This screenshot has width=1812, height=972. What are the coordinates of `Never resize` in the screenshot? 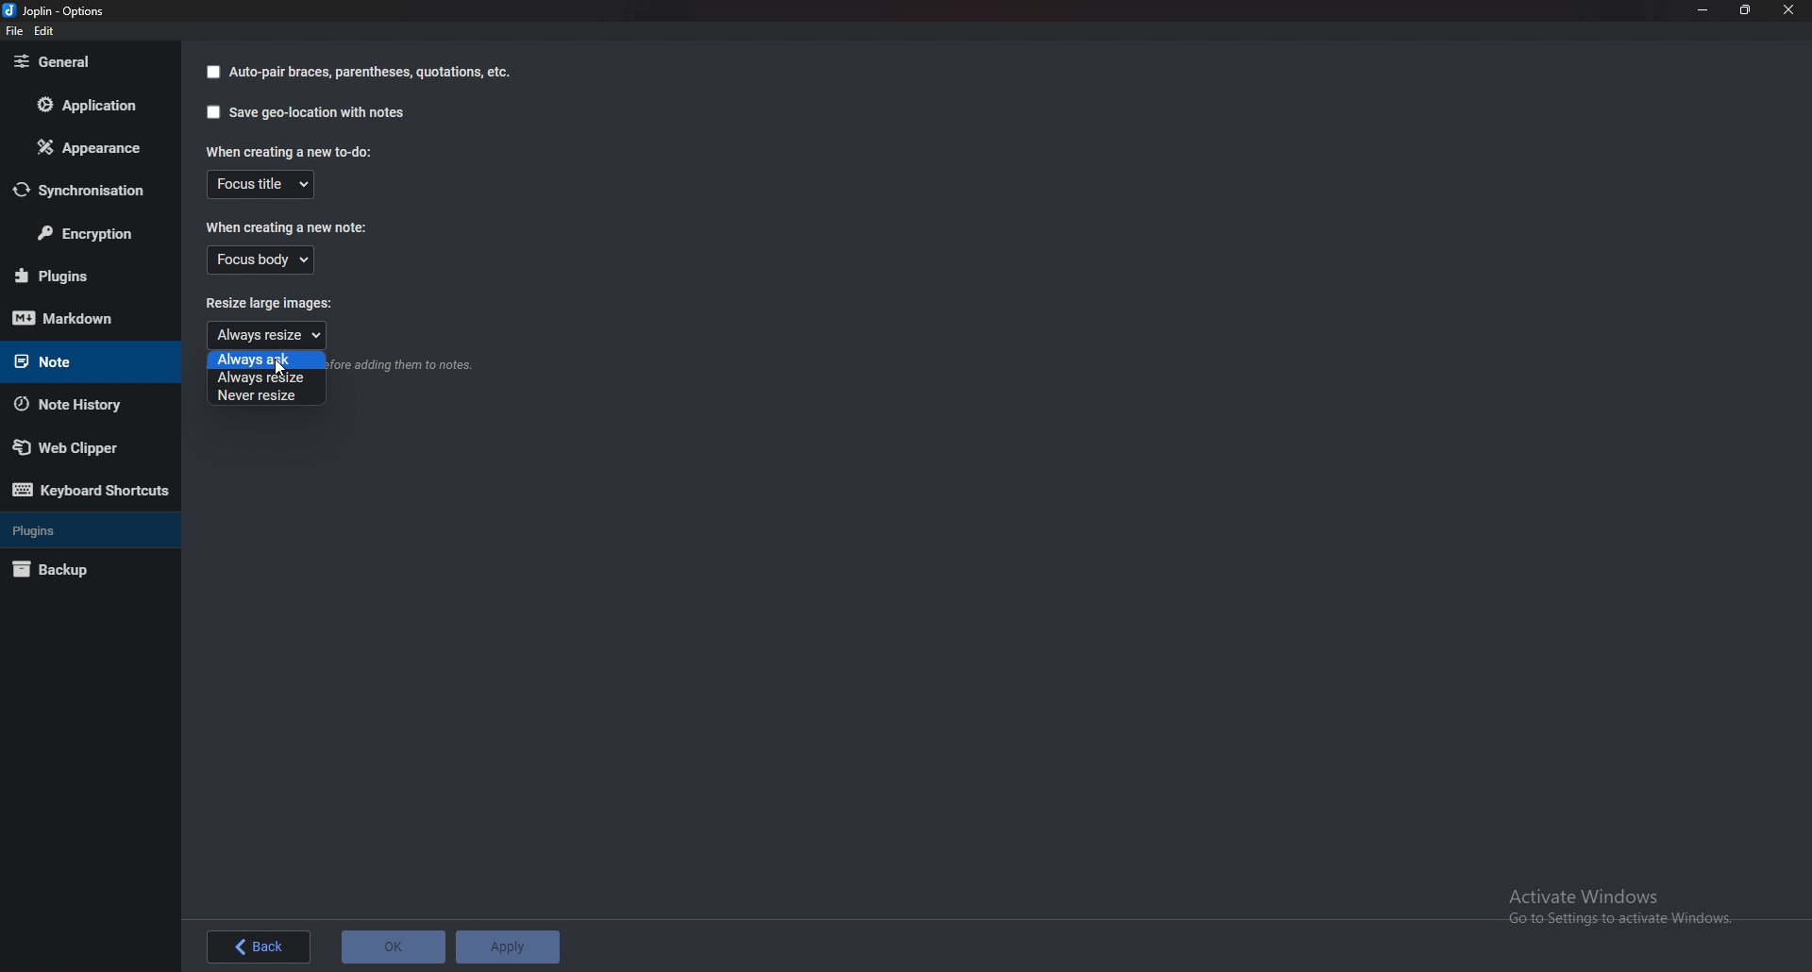 It's located at (264, 396).